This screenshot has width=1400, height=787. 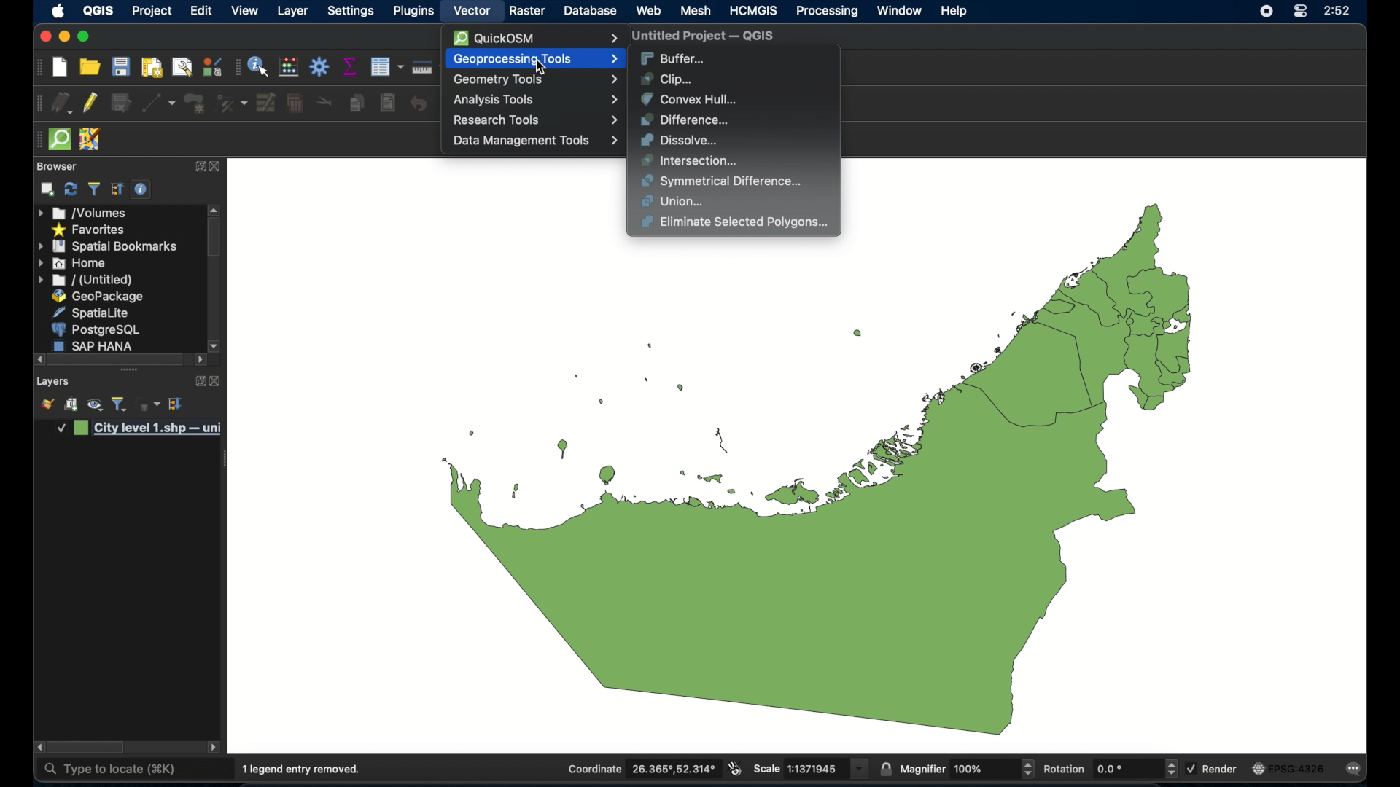 I want to click on add polygon feature, so click(x=195, y=102).